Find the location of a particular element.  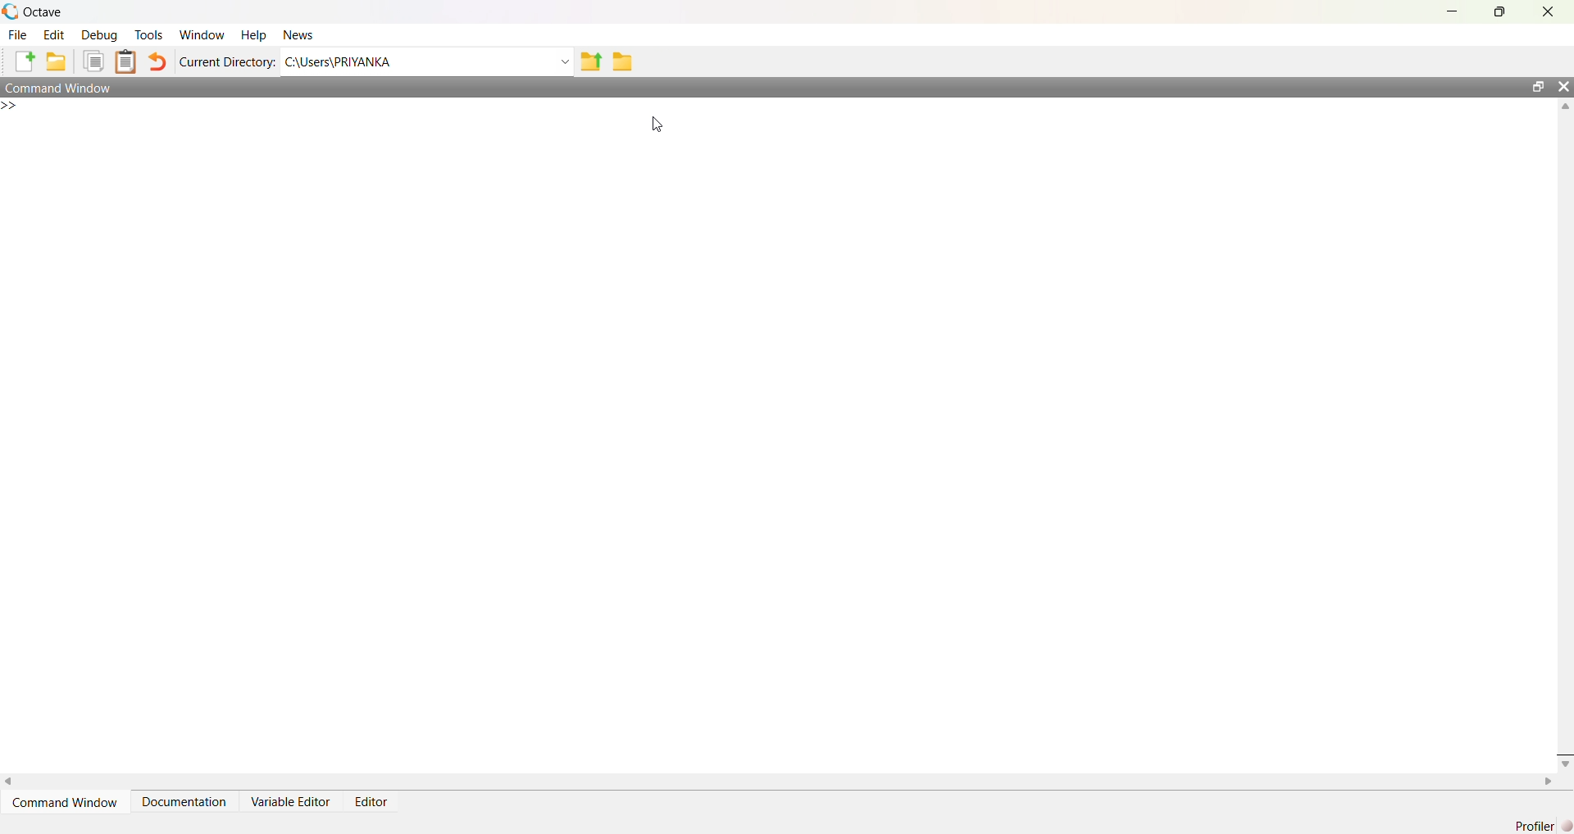

C:\Users\PRIYANKA is located at coordinates (428, 62).